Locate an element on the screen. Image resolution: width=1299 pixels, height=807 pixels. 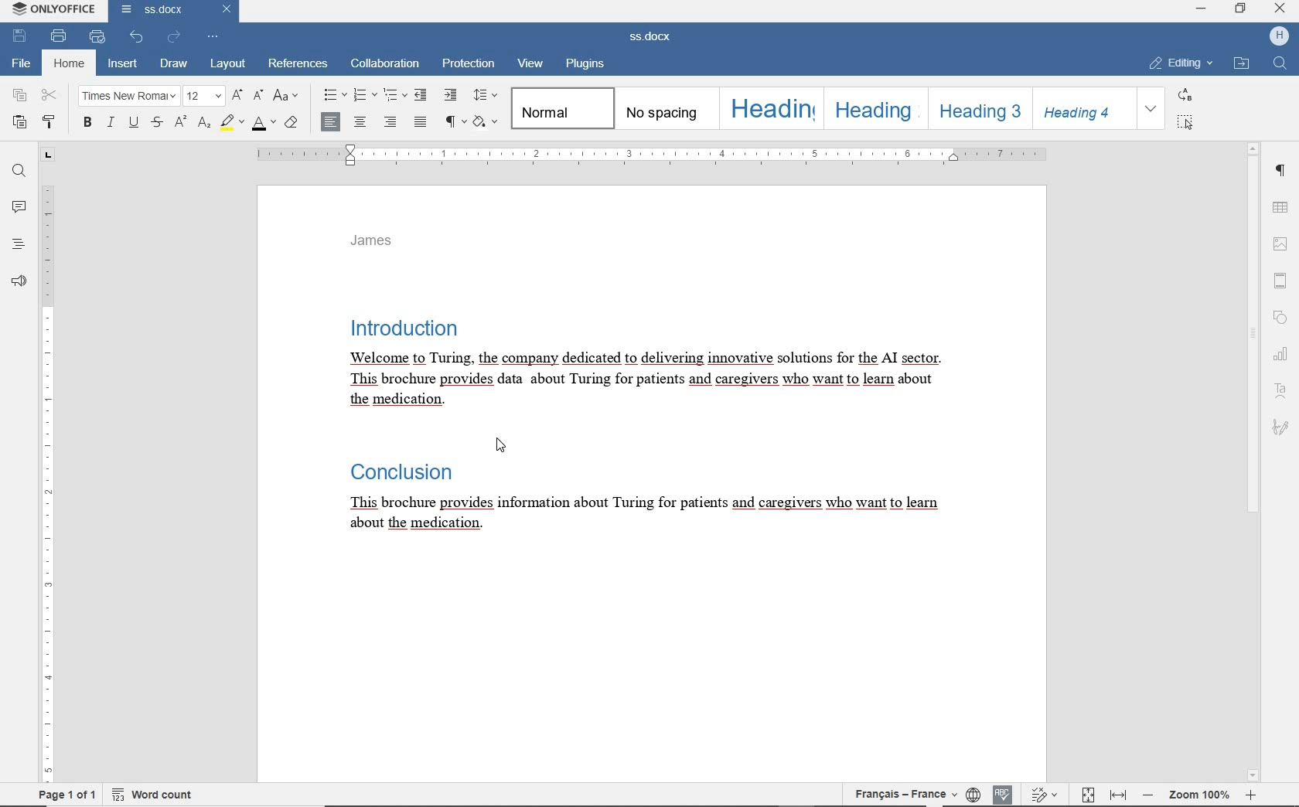
MULTILEVEL LIST is located at coordinates (396, 95).